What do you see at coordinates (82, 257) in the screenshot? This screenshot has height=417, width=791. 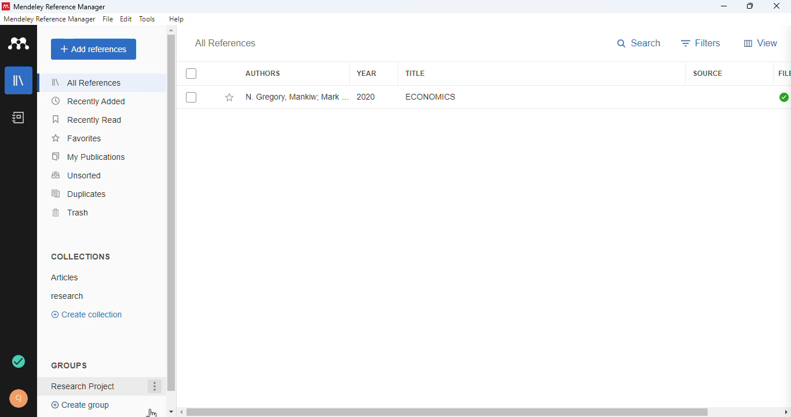 I see `collections` at bounding box center [82, 257].